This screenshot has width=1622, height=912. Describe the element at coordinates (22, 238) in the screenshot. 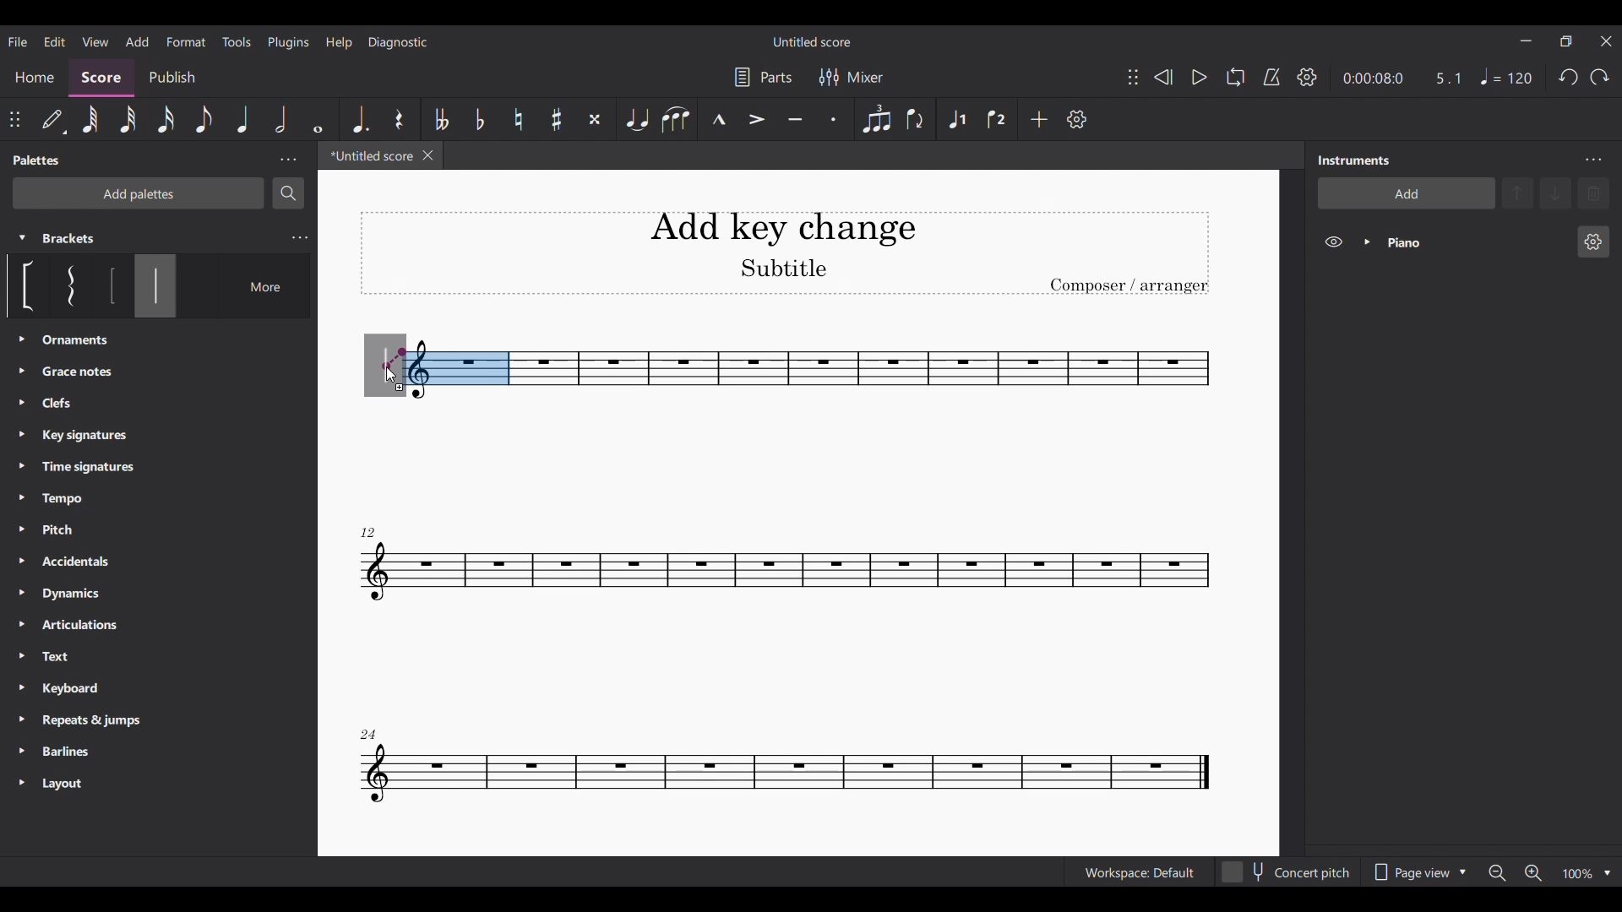

I see `Collapse Brackets` at that location.